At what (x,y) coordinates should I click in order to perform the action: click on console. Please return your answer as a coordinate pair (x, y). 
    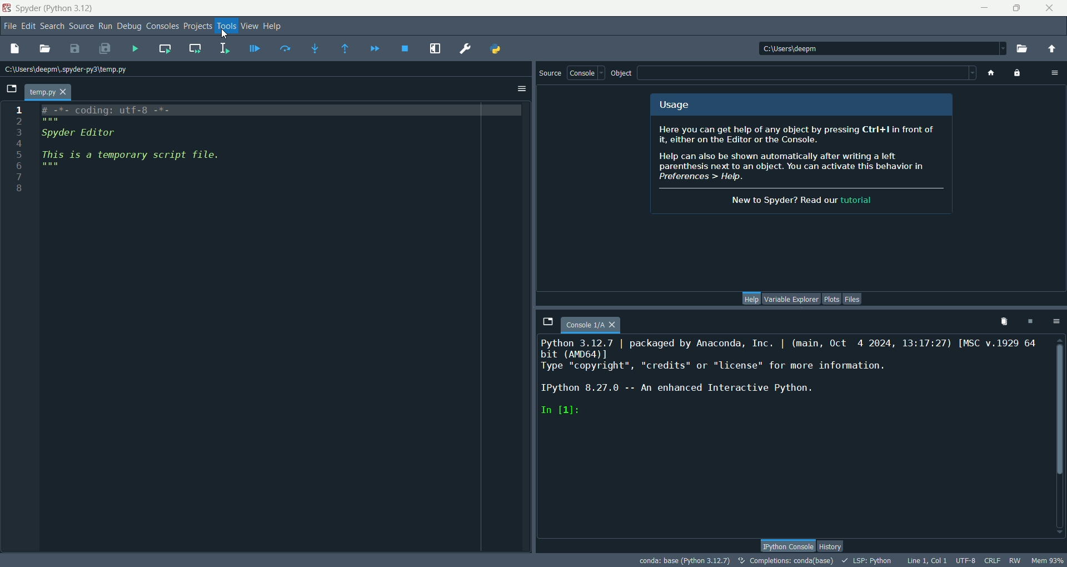
    Looking at the image, I should click on (595, 322).